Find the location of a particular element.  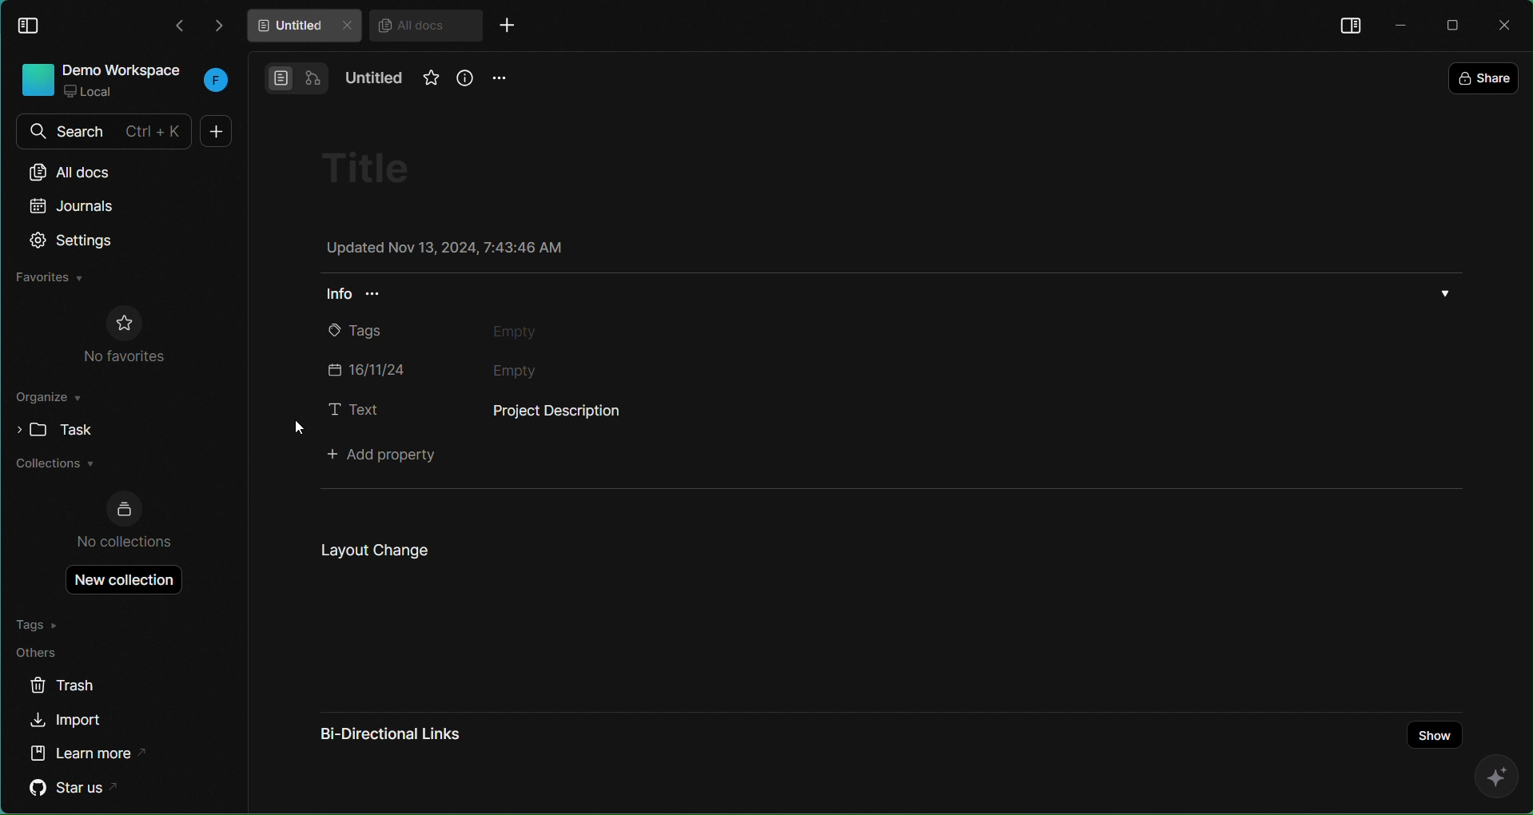

1 Trash is located at coordinates (78, 686).